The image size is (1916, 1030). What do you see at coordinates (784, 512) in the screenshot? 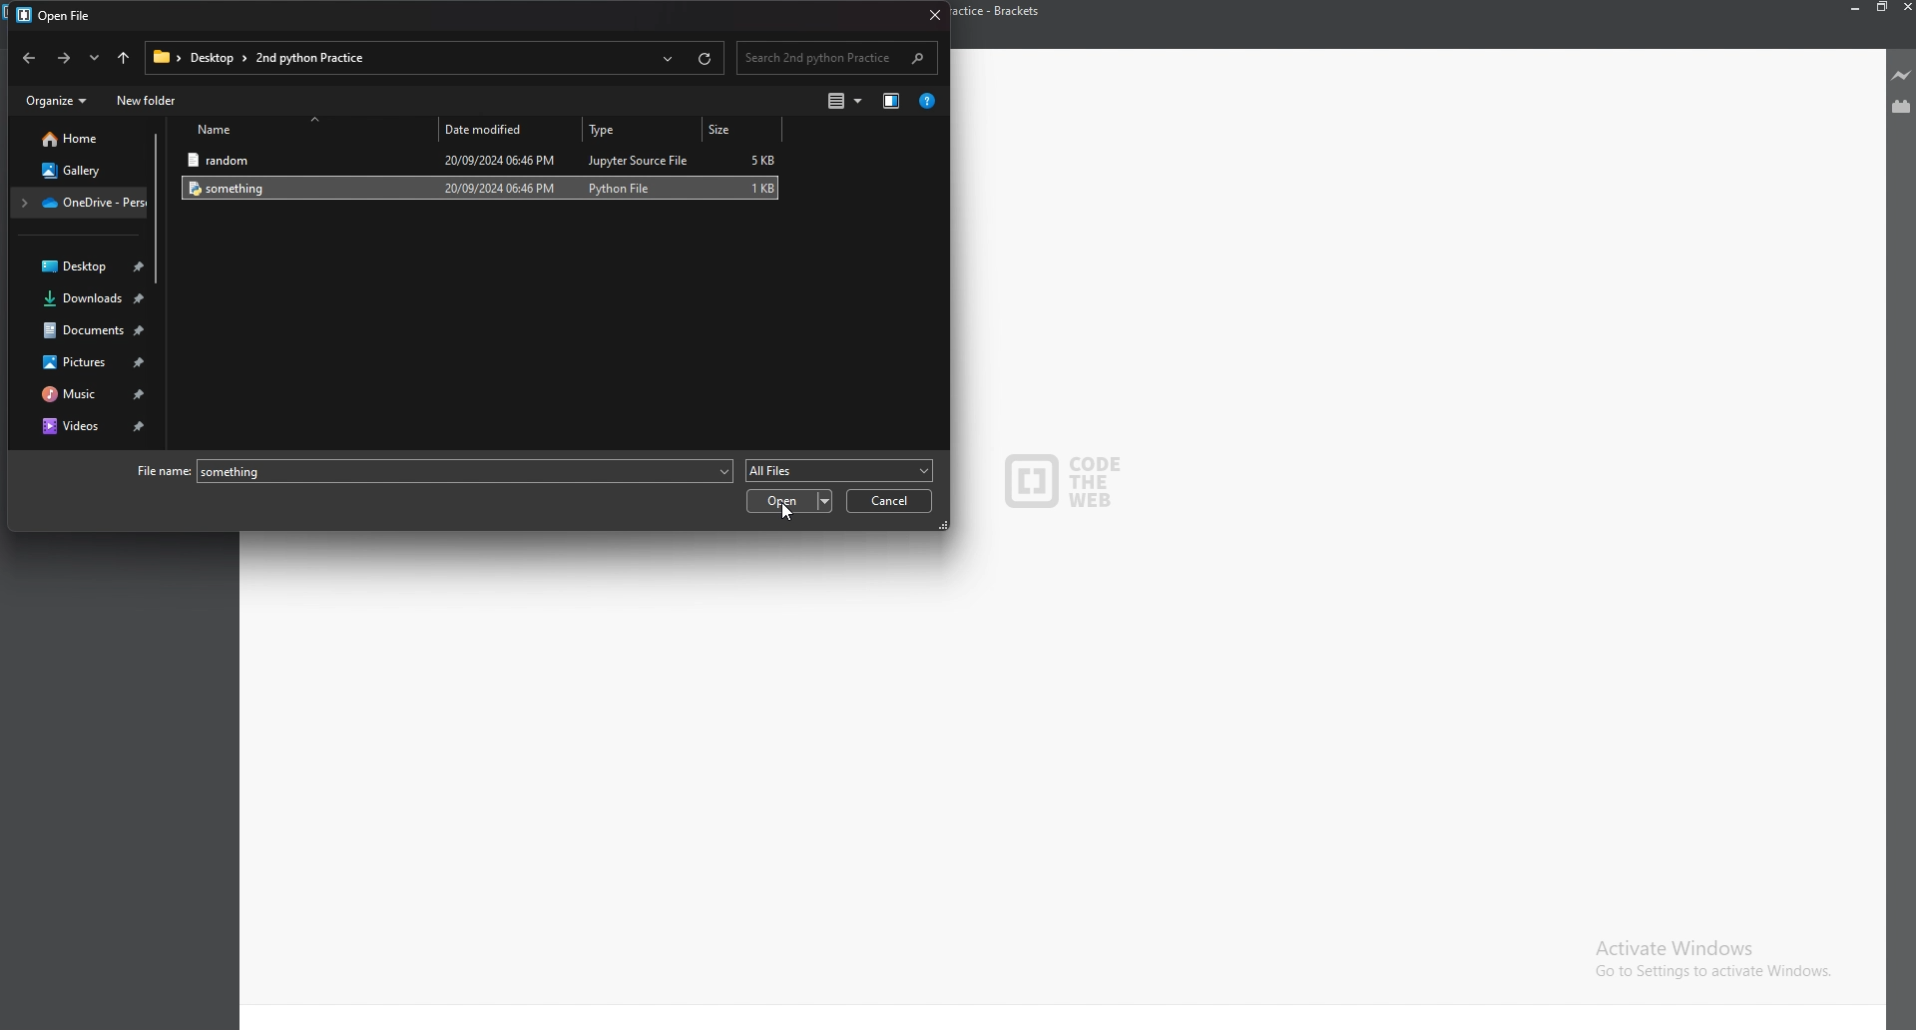
I see `cursor` at bounding box center [784, 512].